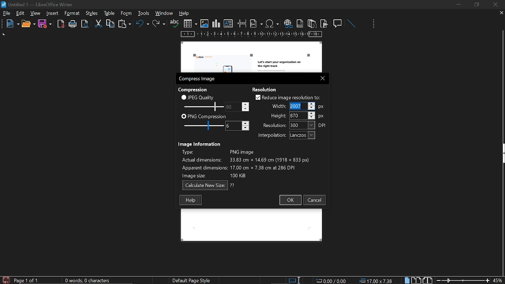 The height and width of the screenshot is (284, 505). Describe the element at coordinates (408, 280) in the screenshot. I see `single page view` at that location.